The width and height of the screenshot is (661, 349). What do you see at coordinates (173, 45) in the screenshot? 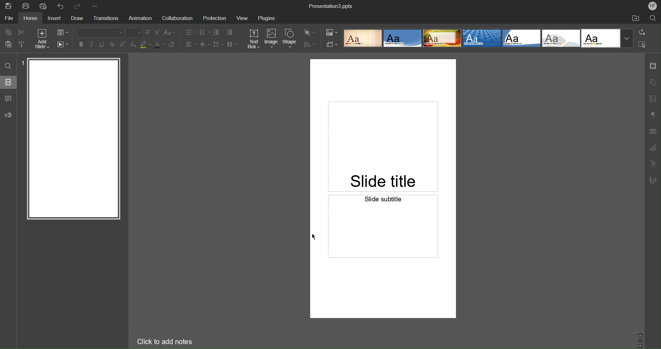
I see `Erase Style` at bounding box center [173, 45].